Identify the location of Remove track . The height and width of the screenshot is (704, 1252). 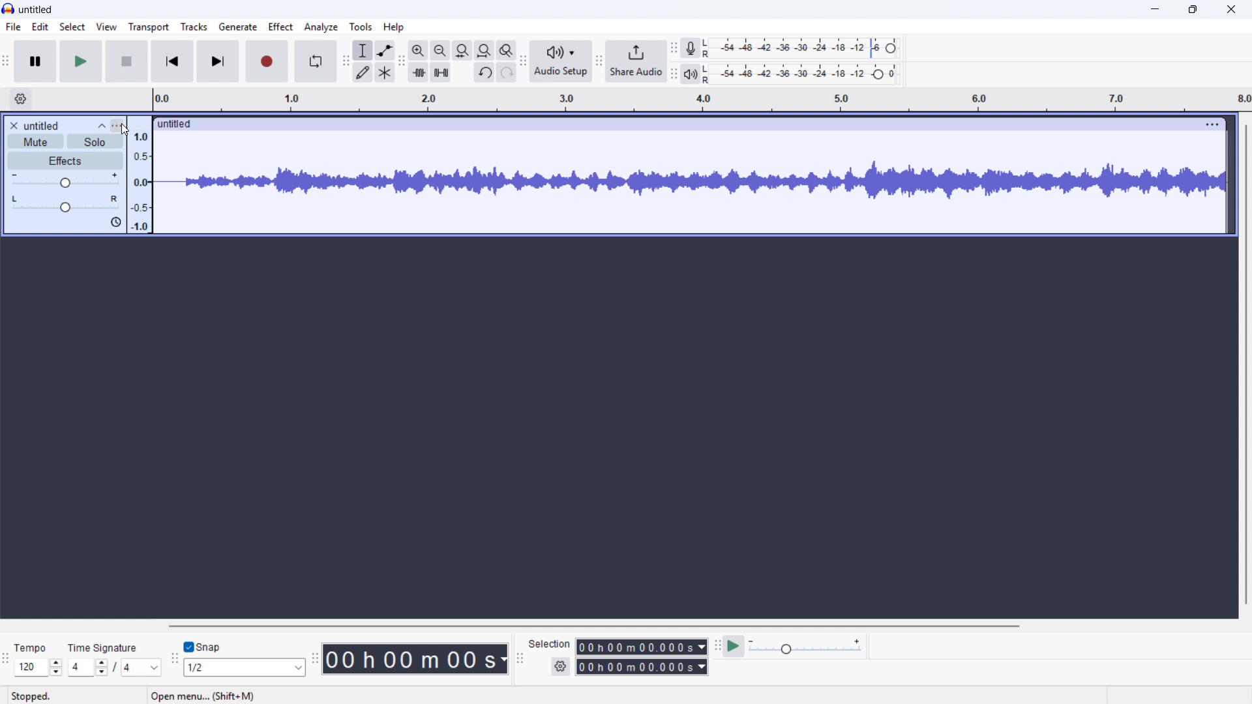
(14, 125).